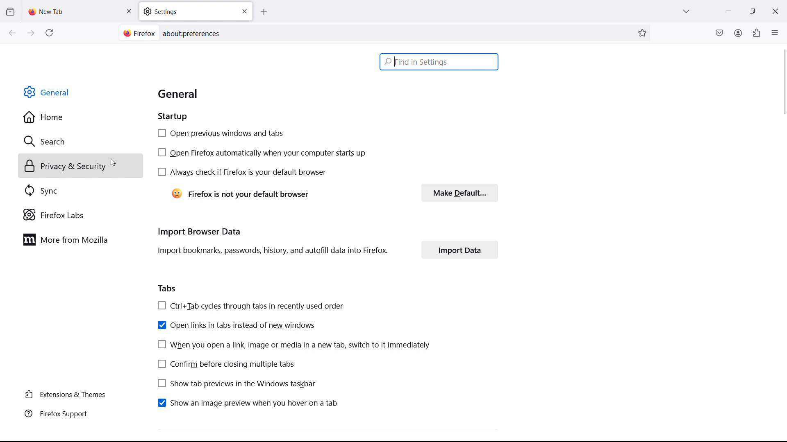 This screenshot has height=442, width=787. What do you see at coordinates (78, 117) in the screenshot?
I see `home` at bounding box center [78, 117].